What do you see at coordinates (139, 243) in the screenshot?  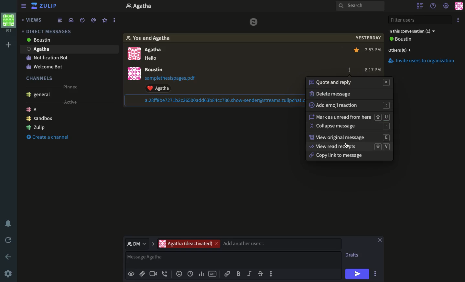 I see `DM` at bounding box center [139, 243].